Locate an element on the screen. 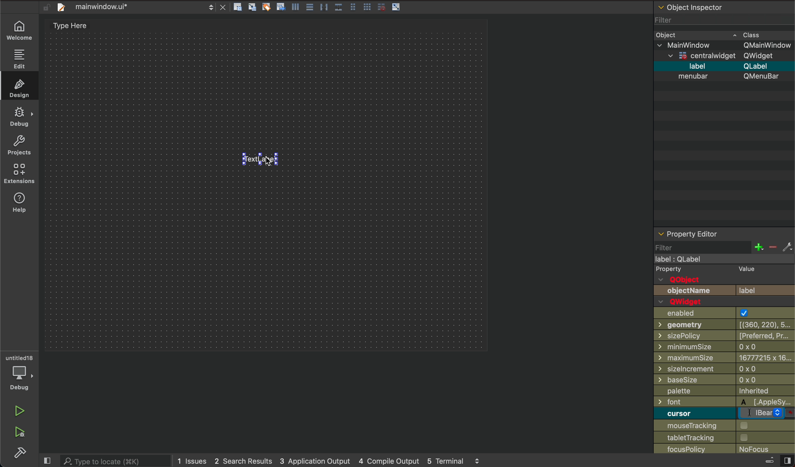  close slide bar is located at coordinates (49, 461).